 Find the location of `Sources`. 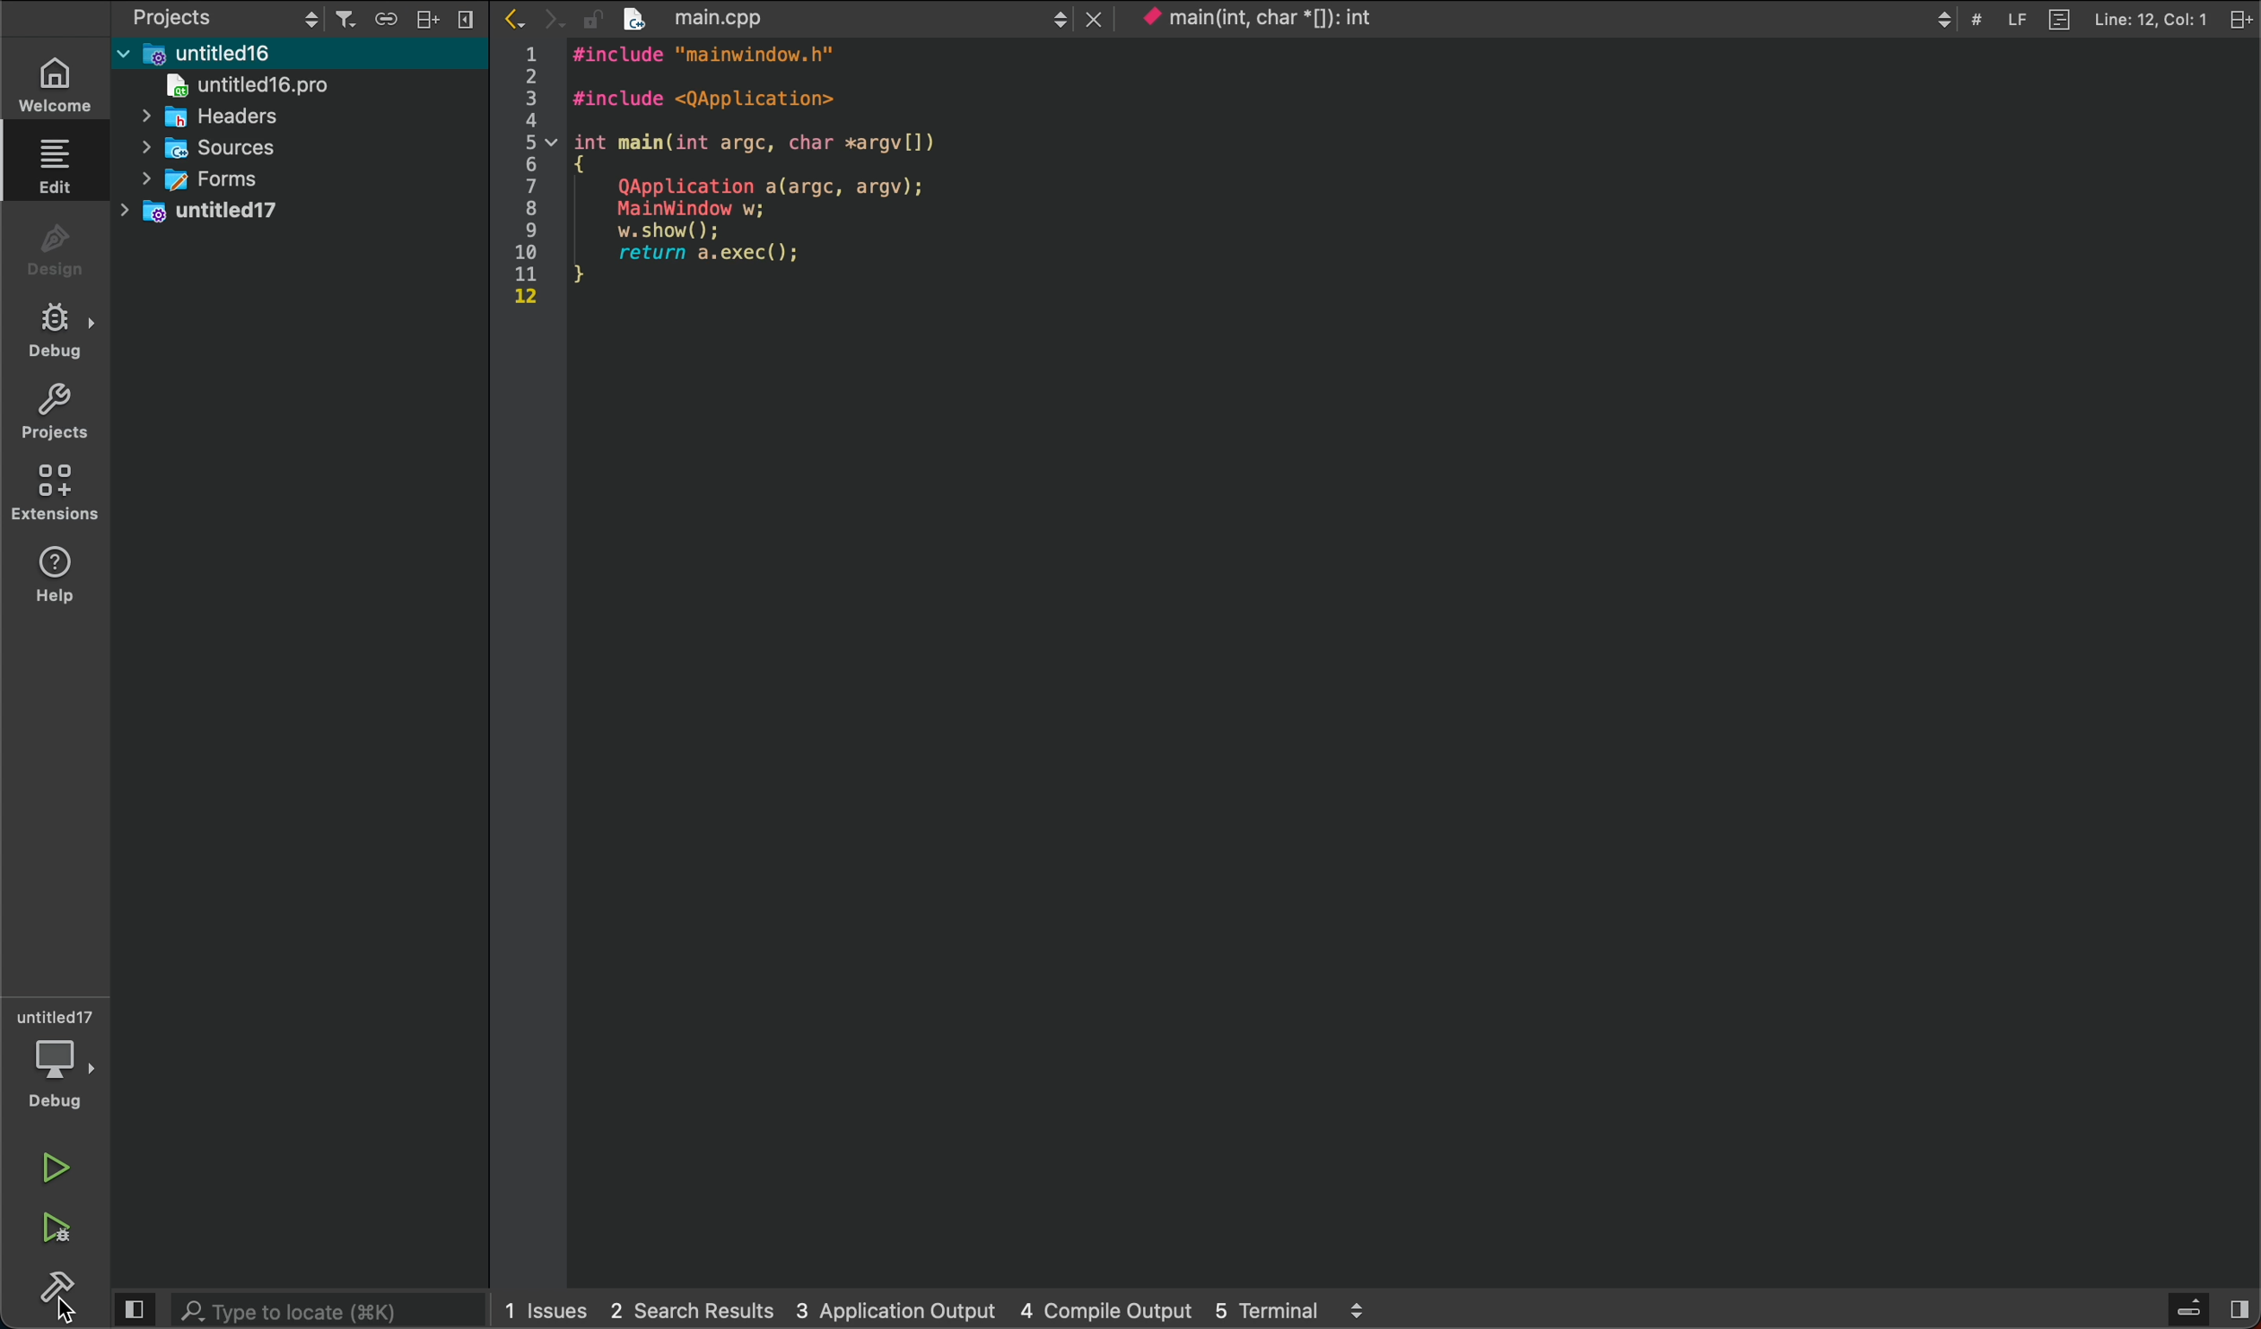

Sources is located at coordinates (235, 145).